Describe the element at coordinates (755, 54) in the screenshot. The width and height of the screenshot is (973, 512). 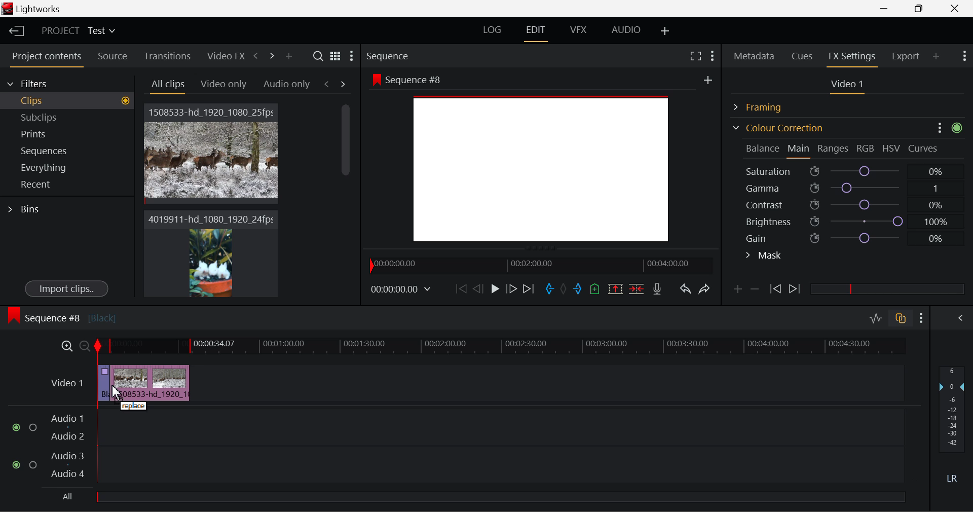
I see `Metadata Panel` at that location.